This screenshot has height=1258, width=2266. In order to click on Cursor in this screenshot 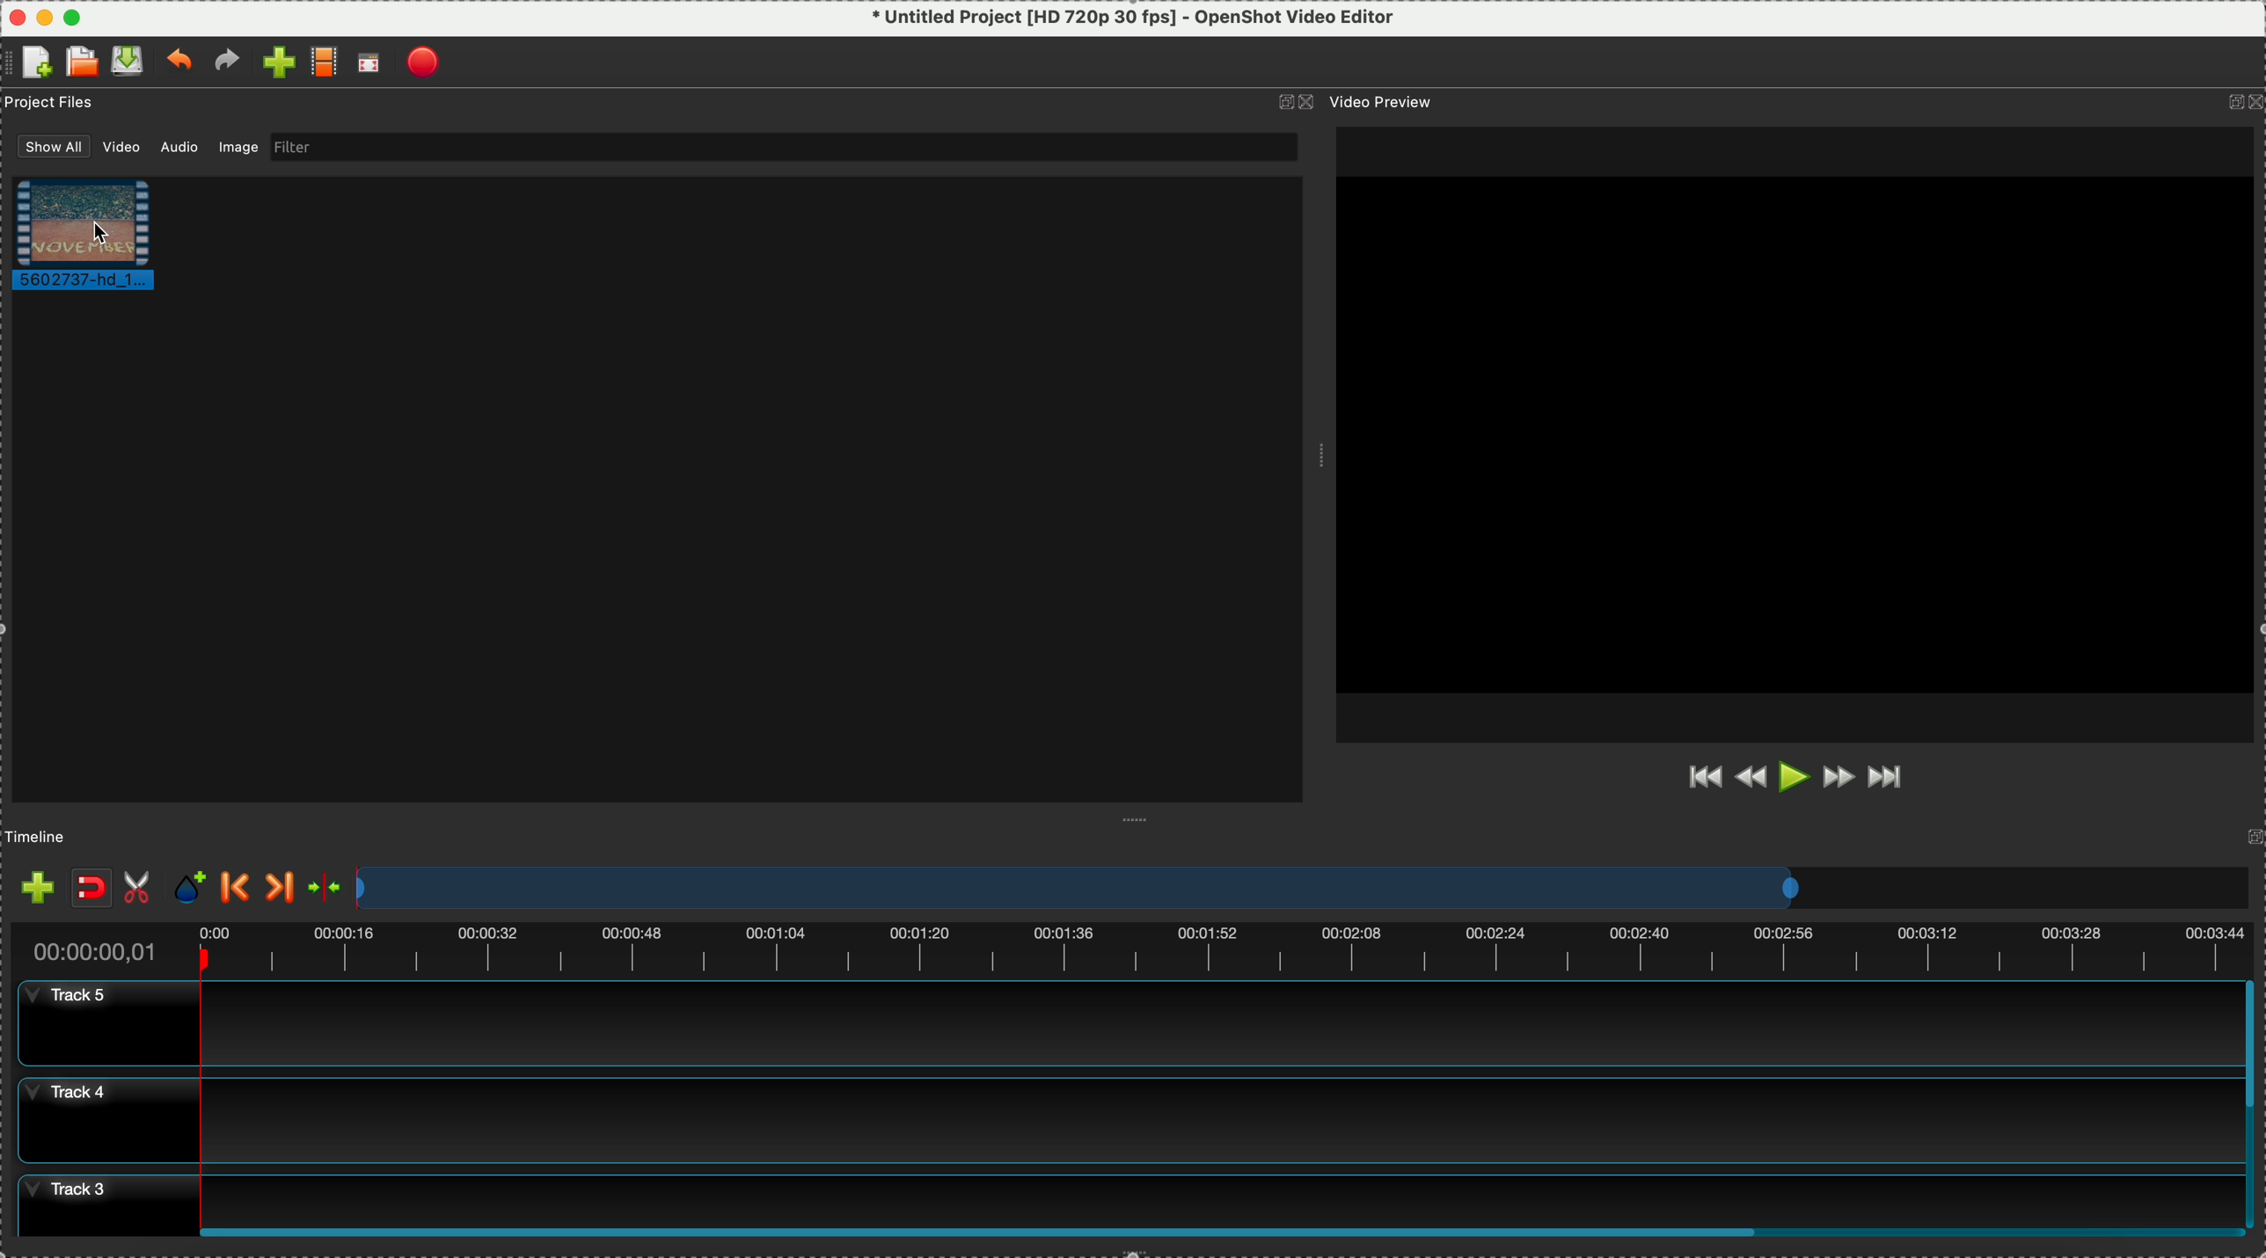, I will do `click(101, 232)`.